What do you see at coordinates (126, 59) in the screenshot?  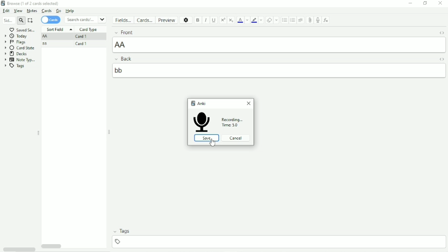 I see `Back` at bounding box center [126, 59].